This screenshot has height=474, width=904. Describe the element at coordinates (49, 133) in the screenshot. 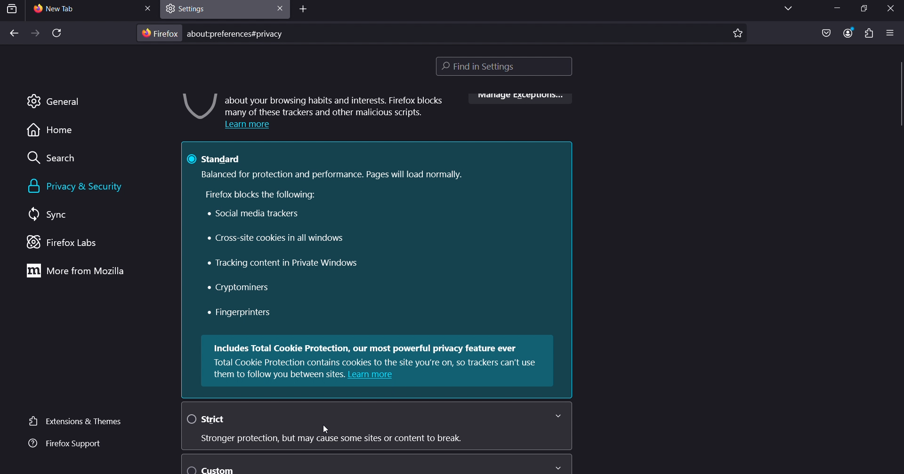

I see `home` at that location.